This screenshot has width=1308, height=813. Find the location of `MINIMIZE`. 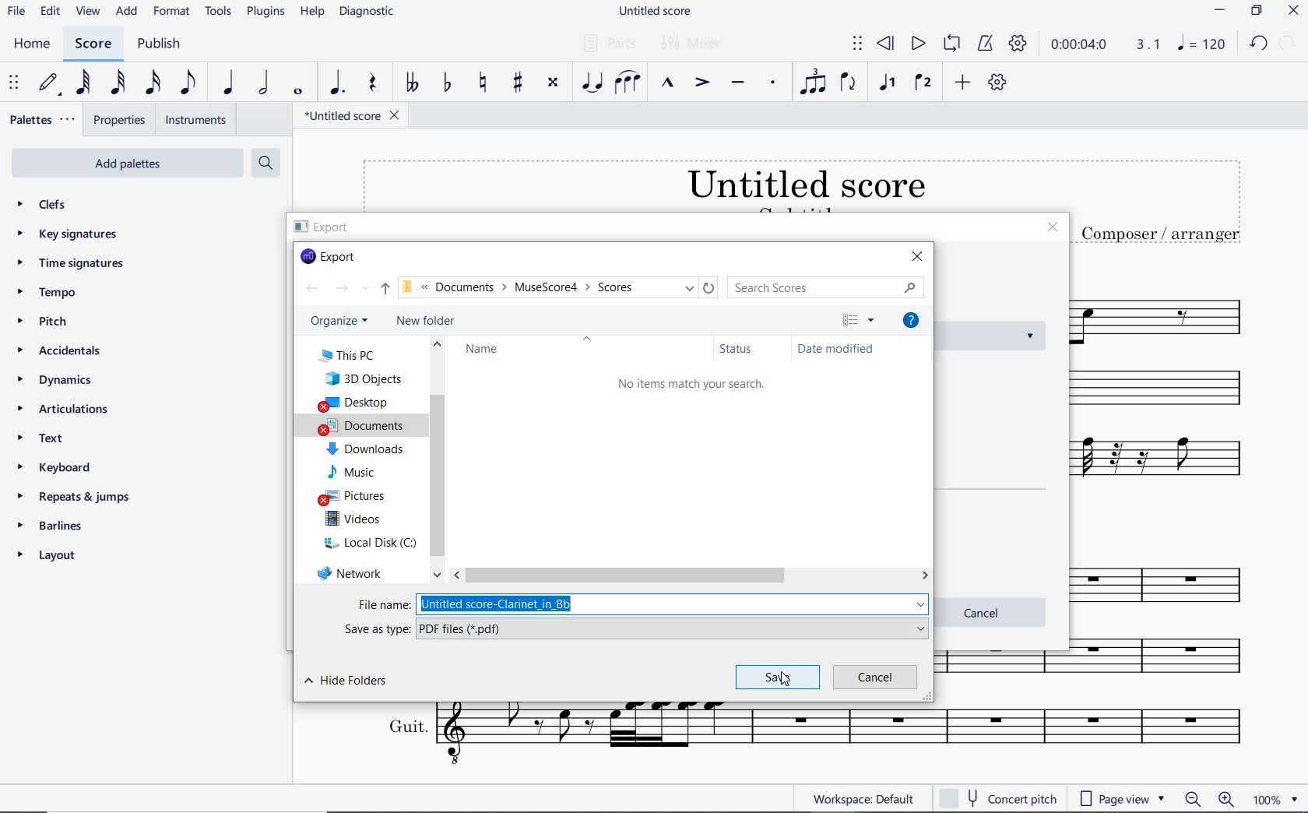

MINIMIZE is located at coordinates (1219, 11).